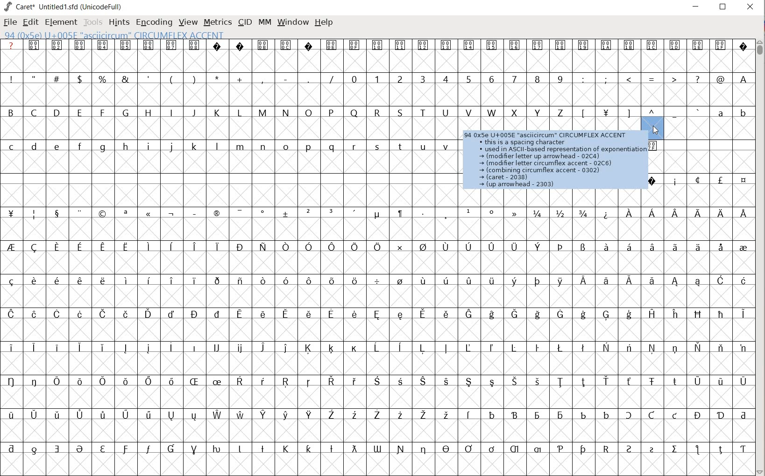 This screenshot has height=476, width=765. Describe the element at coordinates (696, 6) in the screenshot. I see `MINIMIZE` at that location.